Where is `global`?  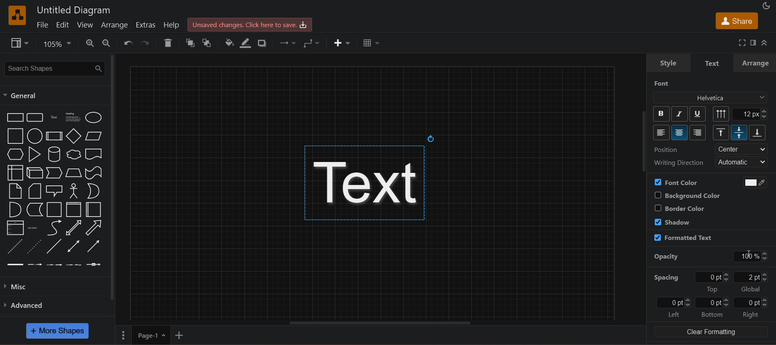 global is located at coordinates (751, 289).